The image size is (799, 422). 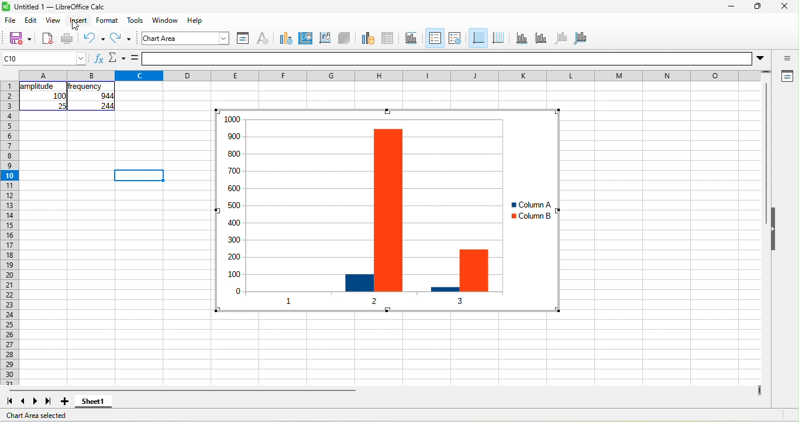 What do you see at coordinates (9, 233) in the screenshot?
I see `rows` at bounding box center [9, 233].